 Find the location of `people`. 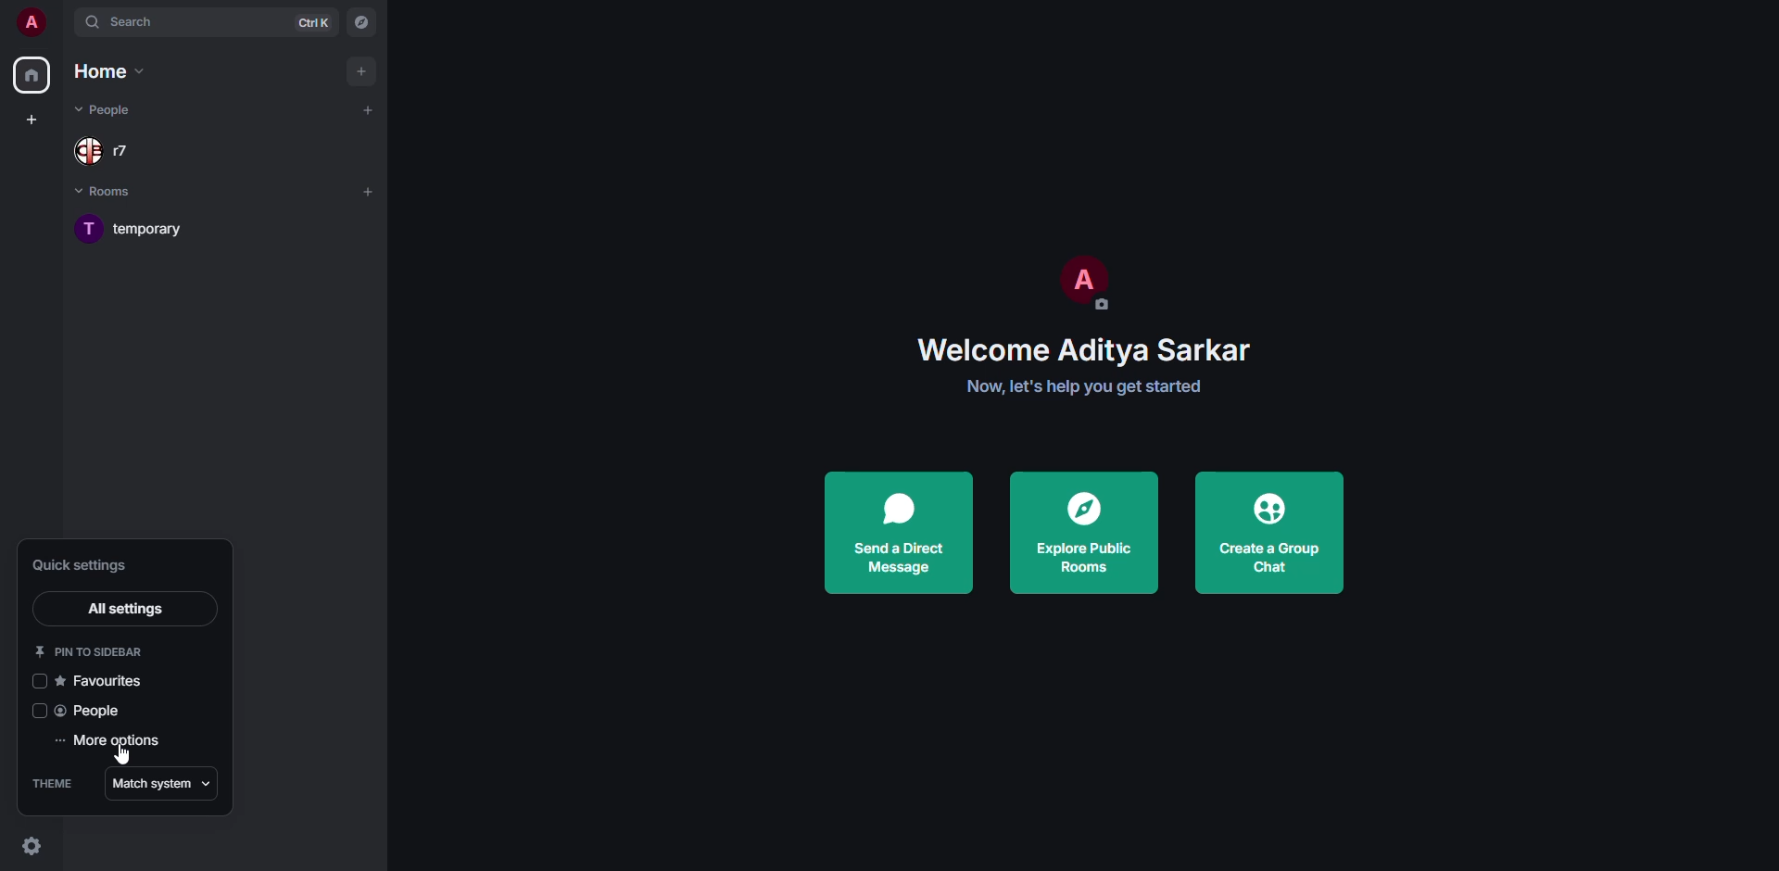

people is located at coordinates (96, 713).